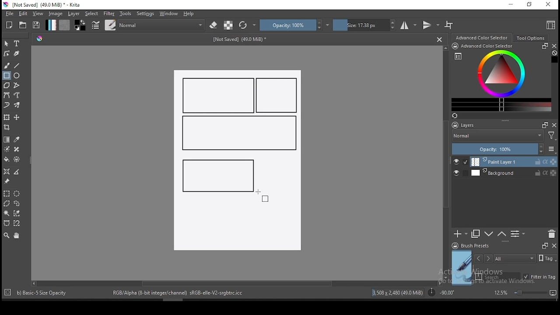  What do you see at coordinates (7, 65) in the screenshot?
I see `brush tool` at bounding box center [7, 65].